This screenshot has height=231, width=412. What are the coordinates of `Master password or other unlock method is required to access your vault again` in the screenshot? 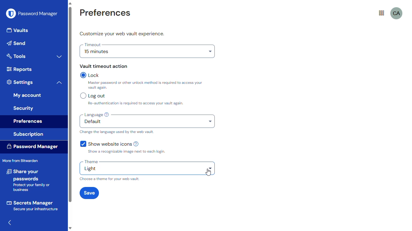 It's located at (147, 85).